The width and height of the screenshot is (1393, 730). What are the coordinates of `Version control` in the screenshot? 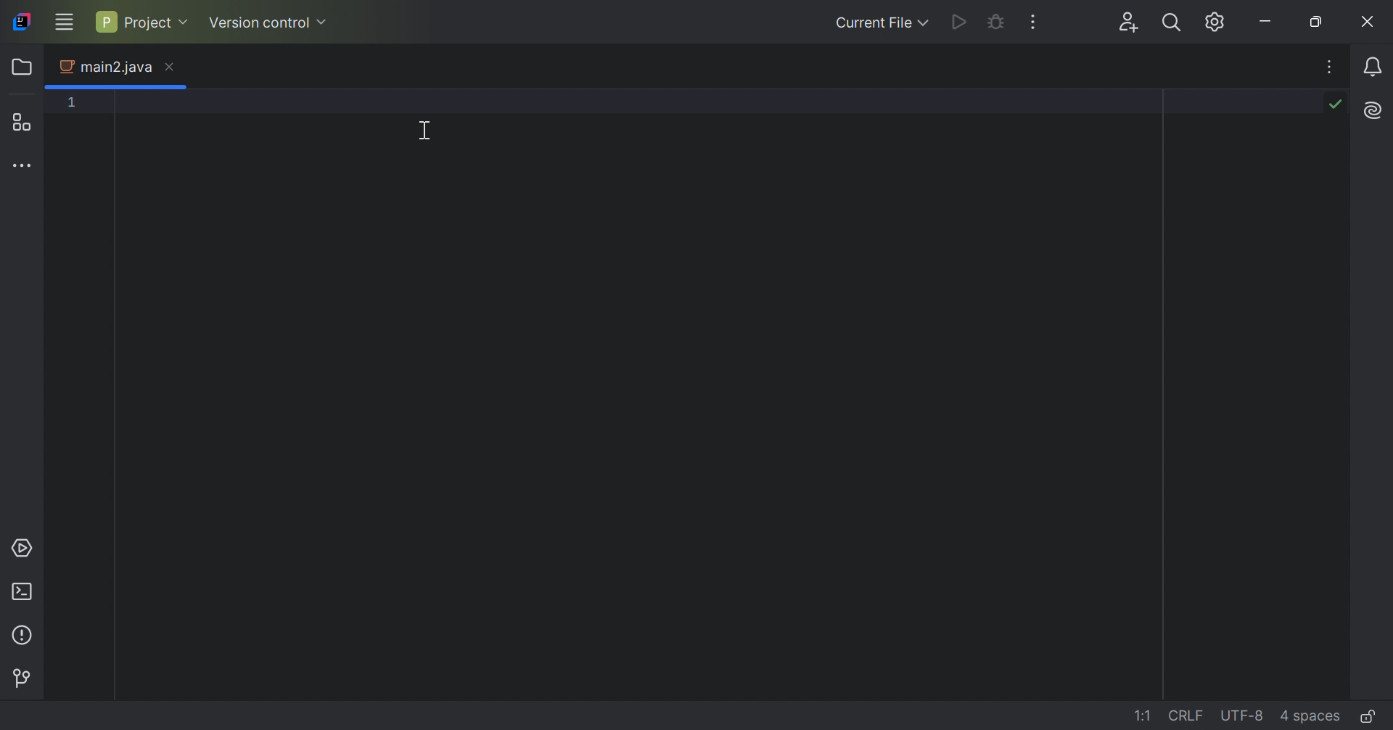 It's located at (25, 680).